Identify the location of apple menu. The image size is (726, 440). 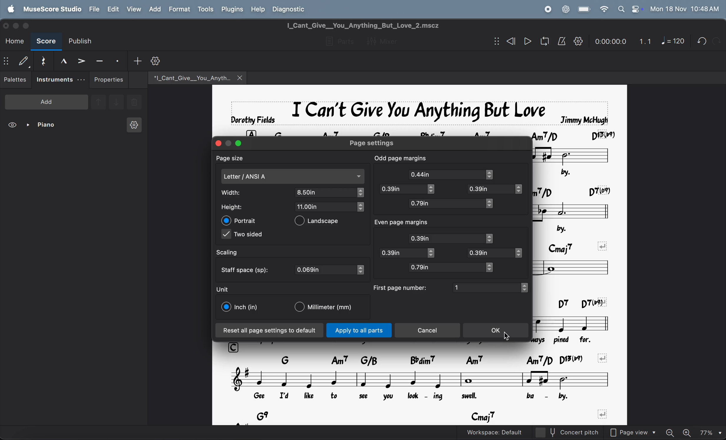
(12, 9).